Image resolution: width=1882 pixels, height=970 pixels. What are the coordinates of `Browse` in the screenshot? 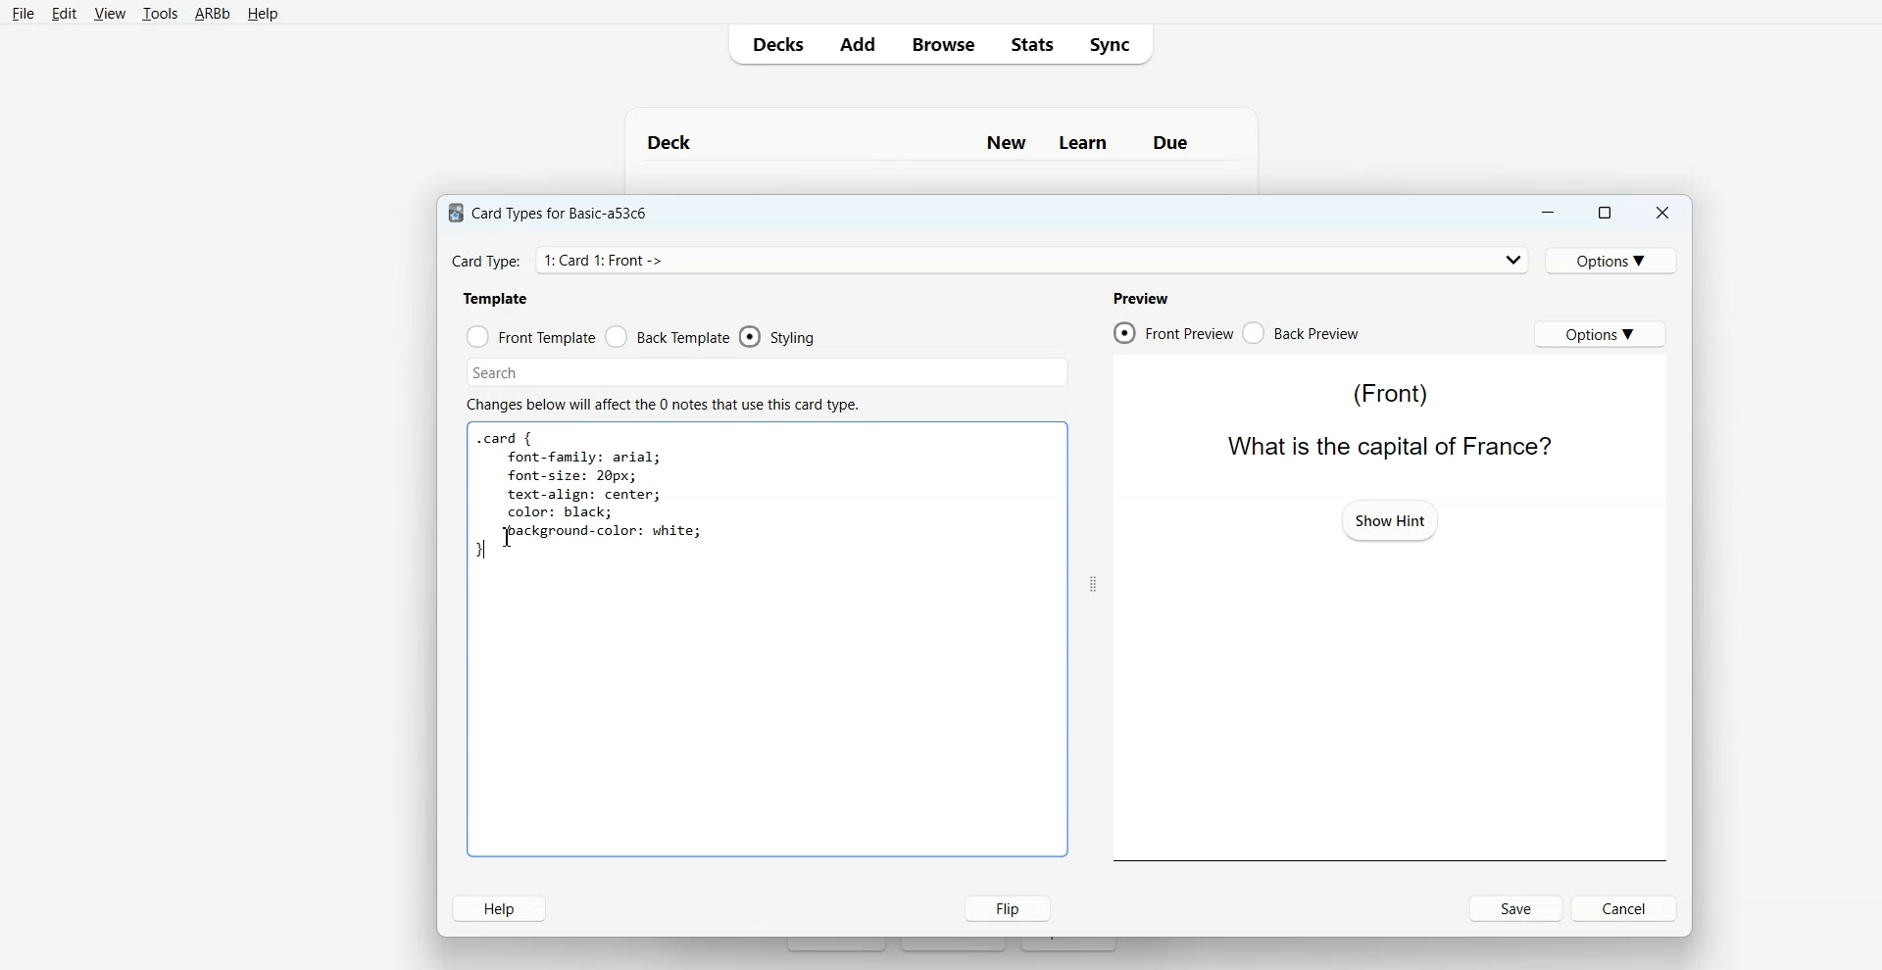 It's located at (942, 43).